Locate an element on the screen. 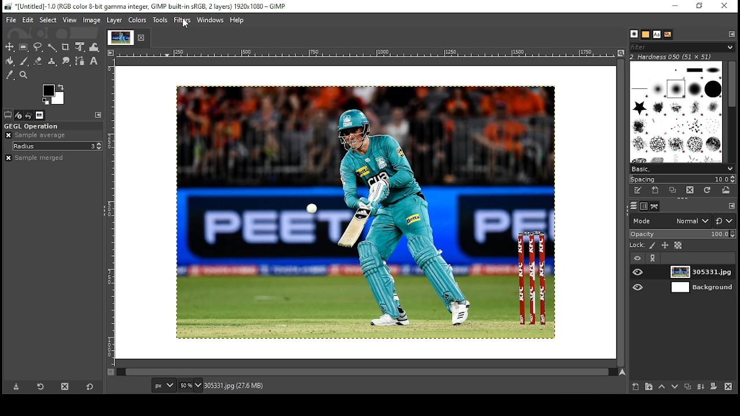 The width and height of the screenshot is (740, 416). delete tool preset is located at coordinates (65, 387).